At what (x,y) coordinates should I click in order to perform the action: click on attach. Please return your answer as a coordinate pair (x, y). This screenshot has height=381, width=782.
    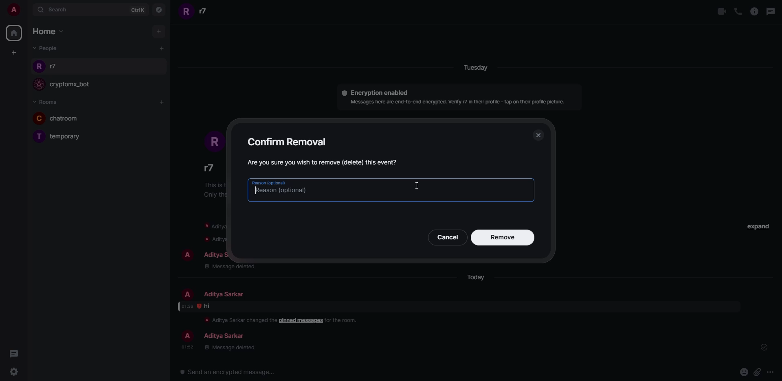
    Looking at the image, I should click on (756, 372).